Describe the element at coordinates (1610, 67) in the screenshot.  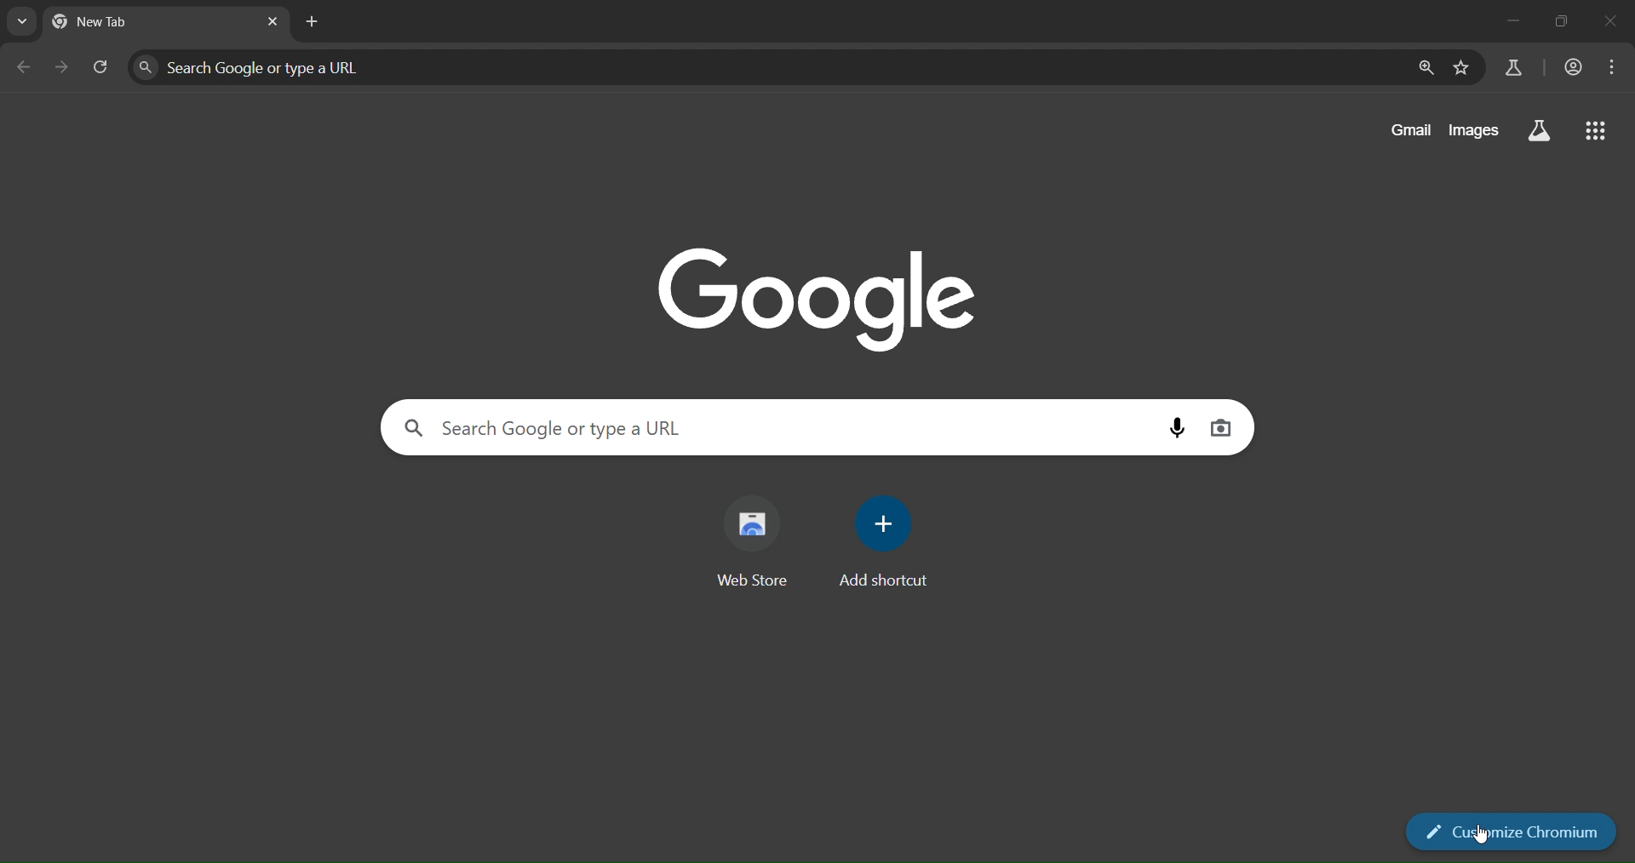
I see `menu` at that location.